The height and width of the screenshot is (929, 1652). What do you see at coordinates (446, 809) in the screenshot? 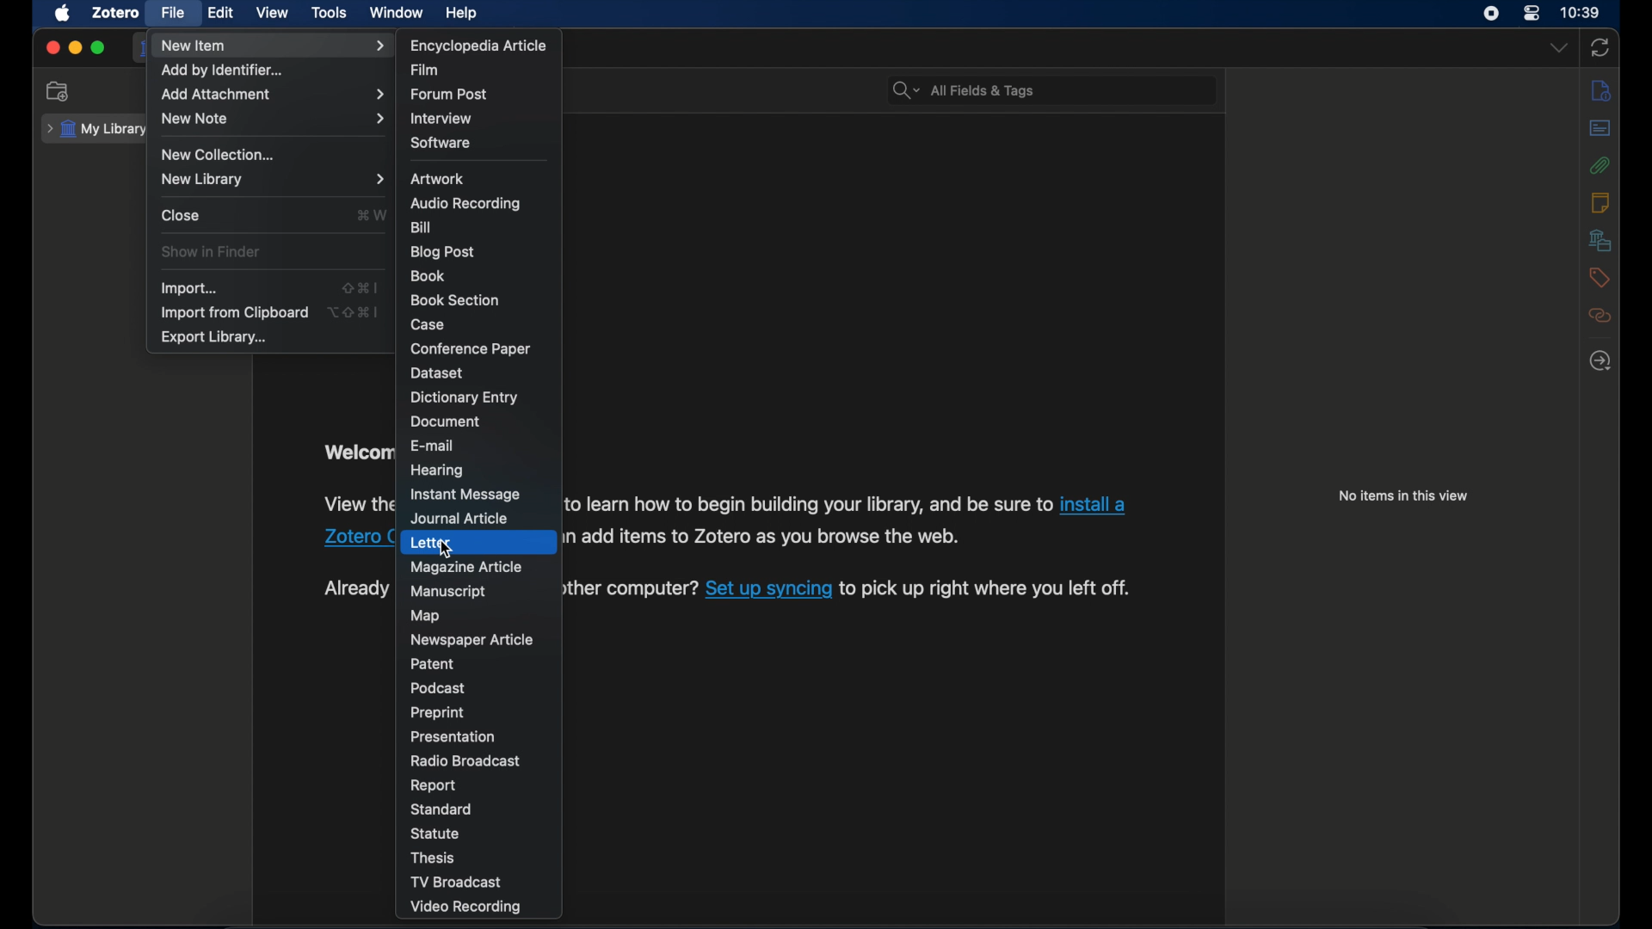
I see `standard` at bounding box center [446, 809].